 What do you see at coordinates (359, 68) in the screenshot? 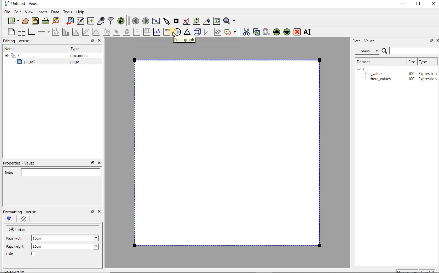
I see `hide sub menu` at bounding box center [359, 68].